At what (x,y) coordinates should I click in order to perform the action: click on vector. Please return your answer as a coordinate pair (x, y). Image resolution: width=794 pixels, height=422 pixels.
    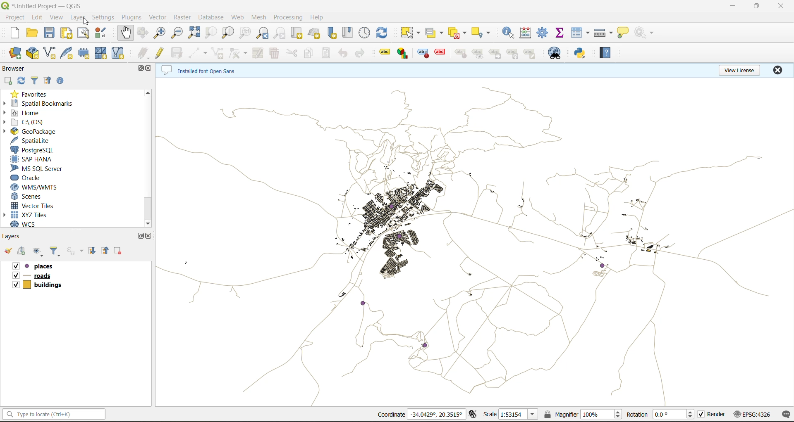
    Looking at the image, I should click on (156, 17).